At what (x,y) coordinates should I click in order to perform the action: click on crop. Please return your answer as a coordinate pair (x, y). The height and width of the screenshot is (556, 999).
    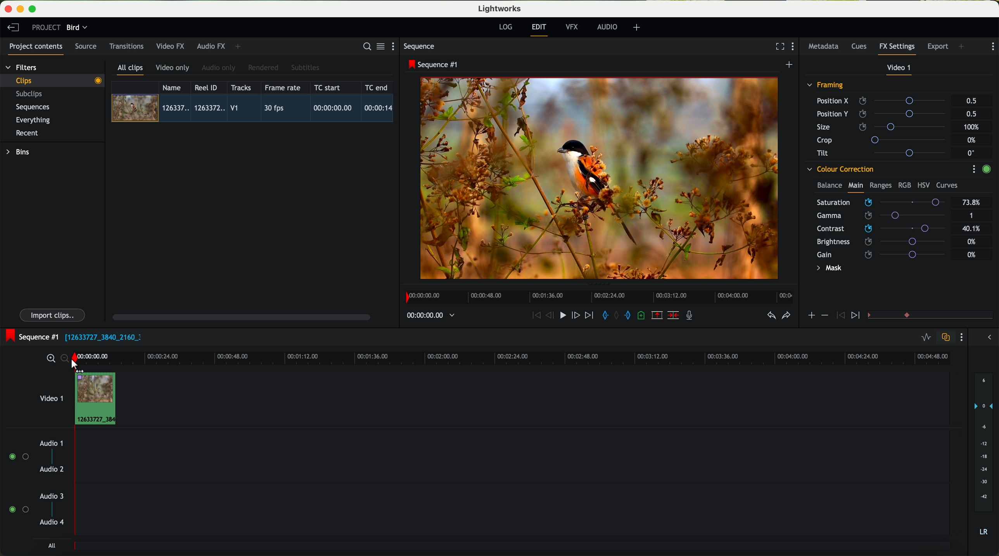
    Looking at the image, I should click on (884, 139).